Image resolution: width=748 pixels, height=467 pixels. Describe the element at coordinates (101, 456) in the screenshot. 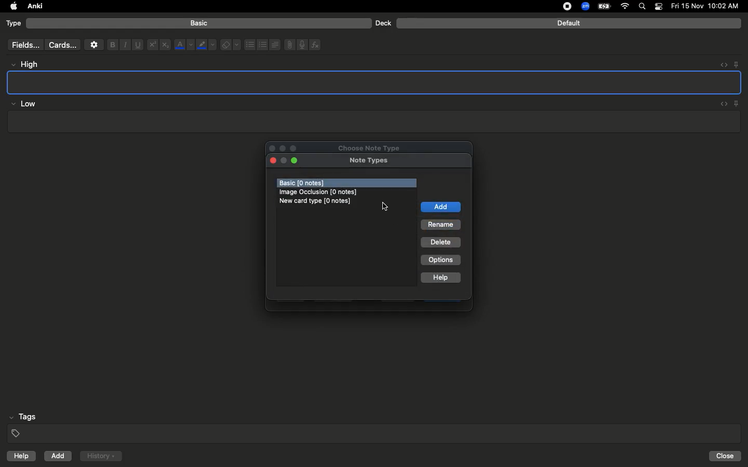

I see `History` at that location.